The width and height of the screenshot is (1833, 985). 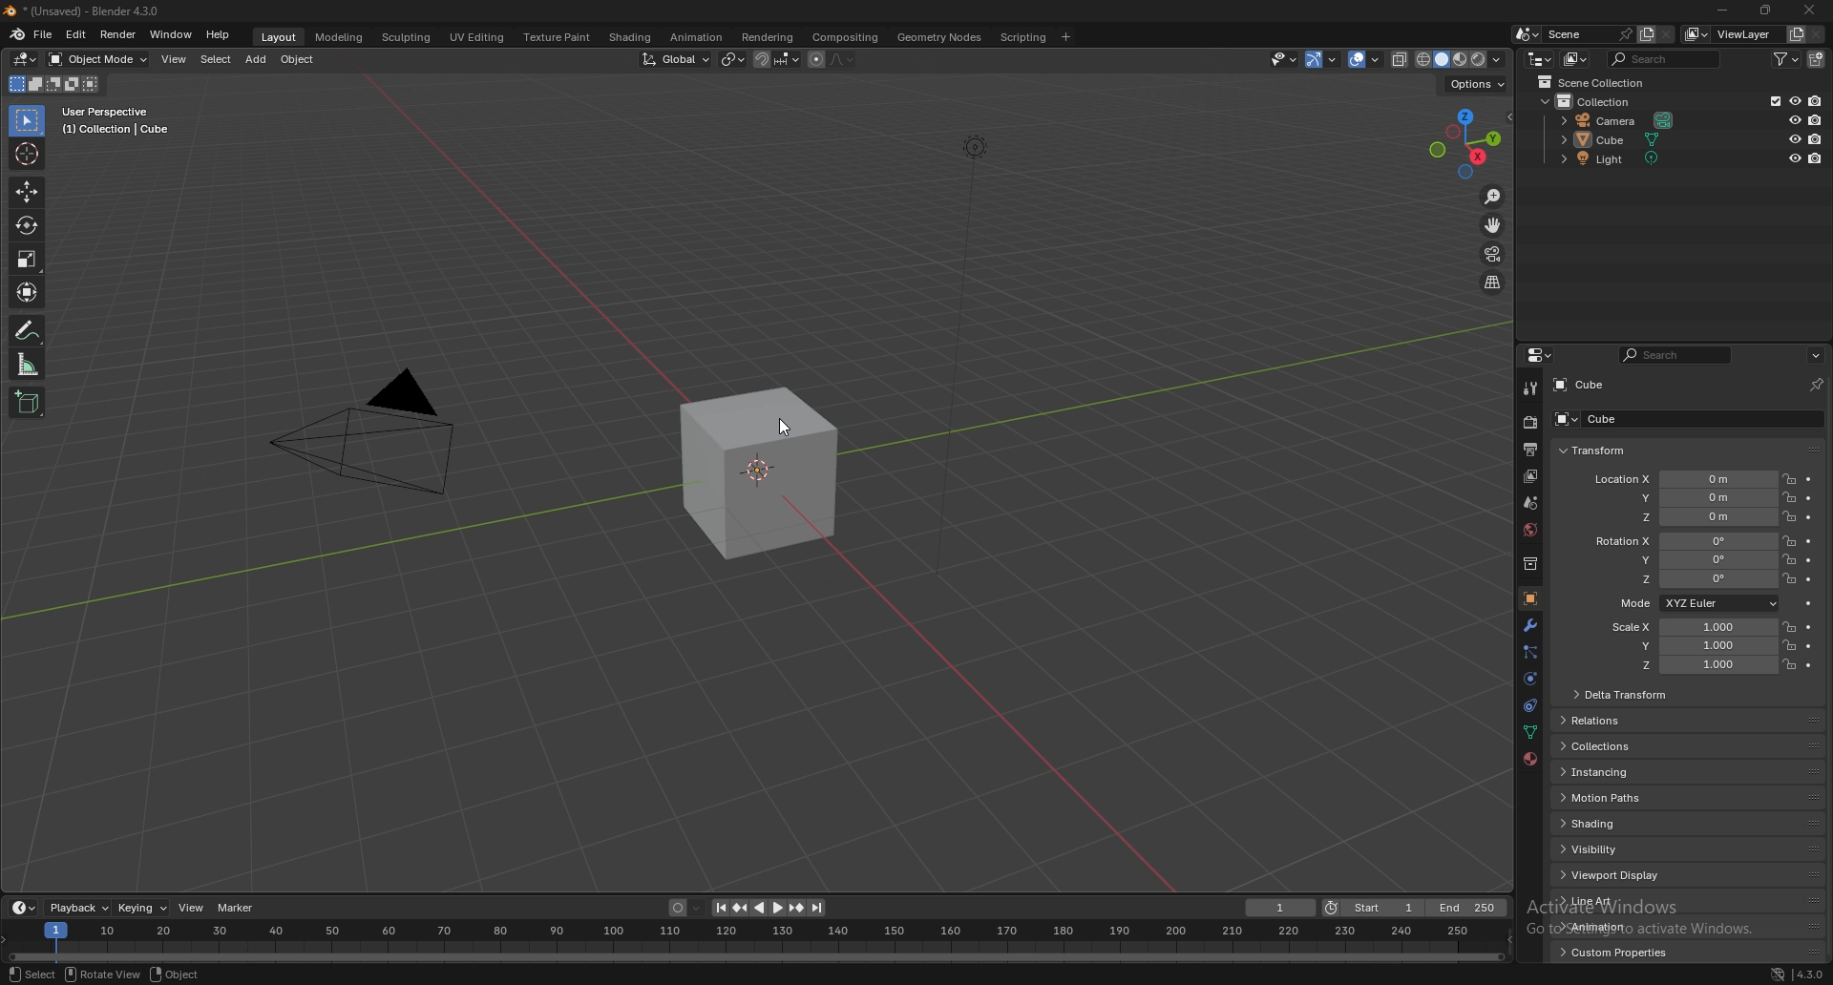 What do you see at coordinates (1691, 579) in the screenshot?
I see `rotation z` at bounding box center [1691, 579].